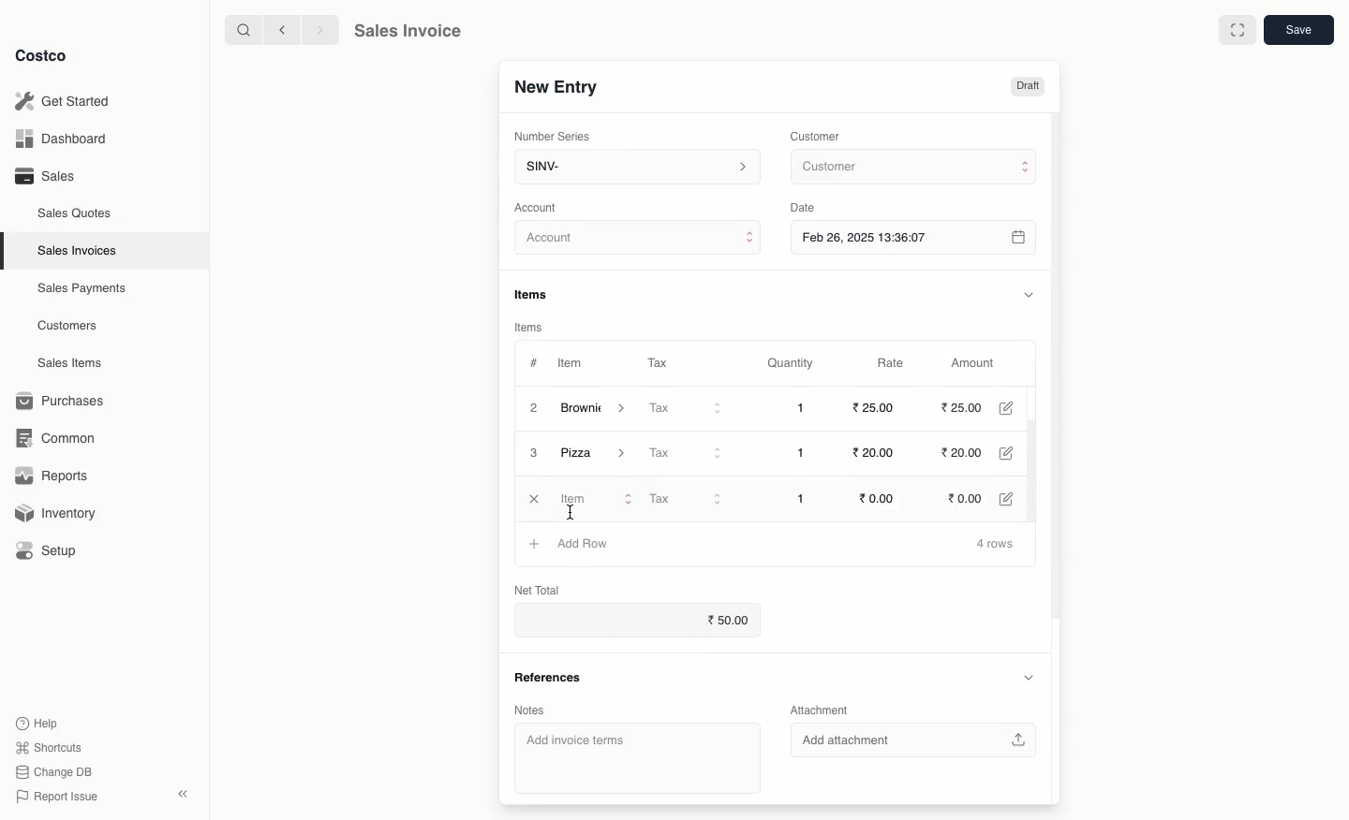  I want to click on Feb 26, 2025 13:36:07, so click(915, 237).